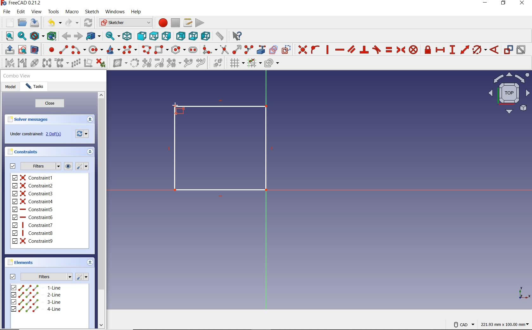  I want to click on constraint2, so click(33, 185).